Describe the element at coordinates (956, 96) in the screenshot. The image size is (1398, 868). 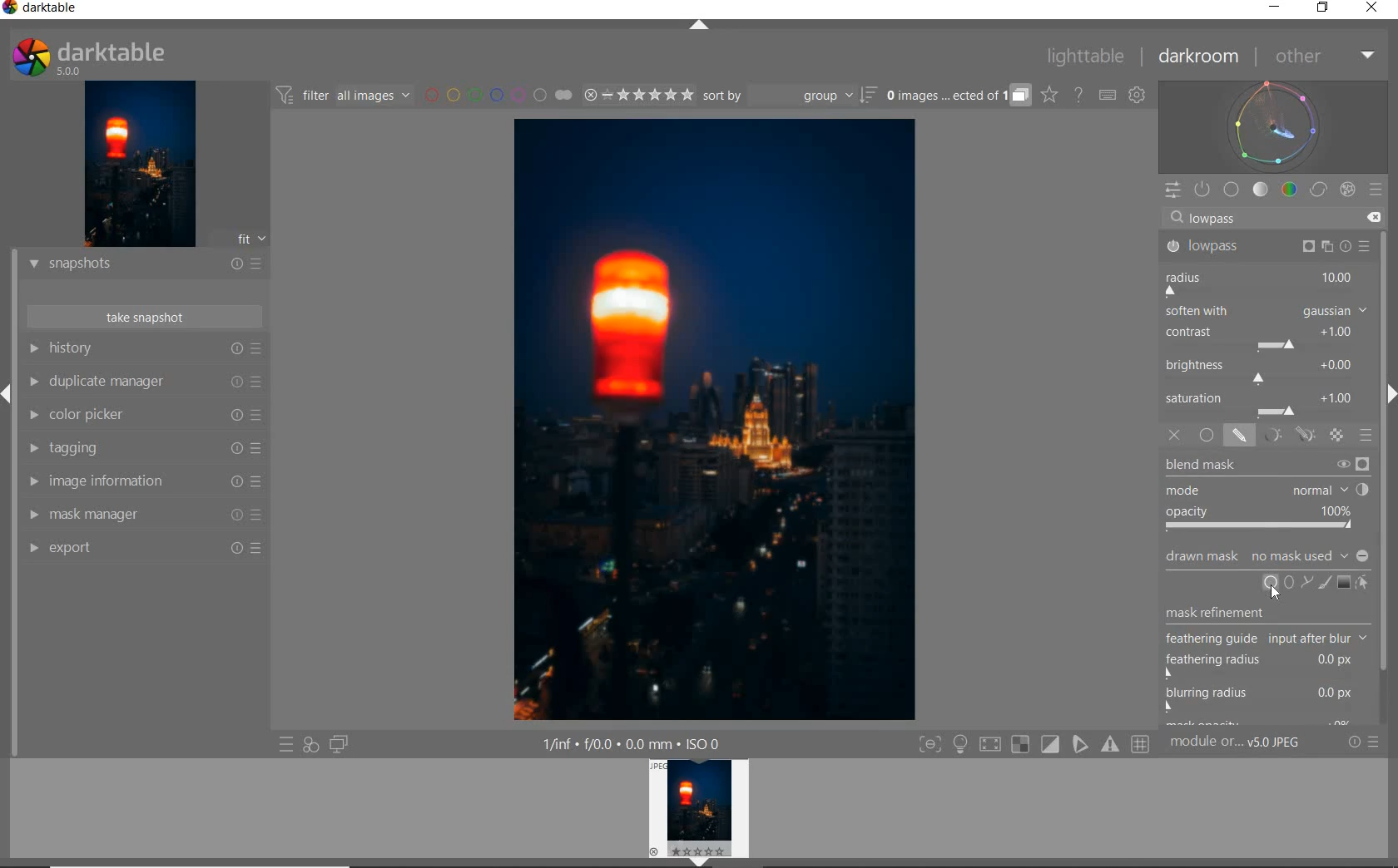
I see `EXPAND GROUPED IMAGES` at that location.